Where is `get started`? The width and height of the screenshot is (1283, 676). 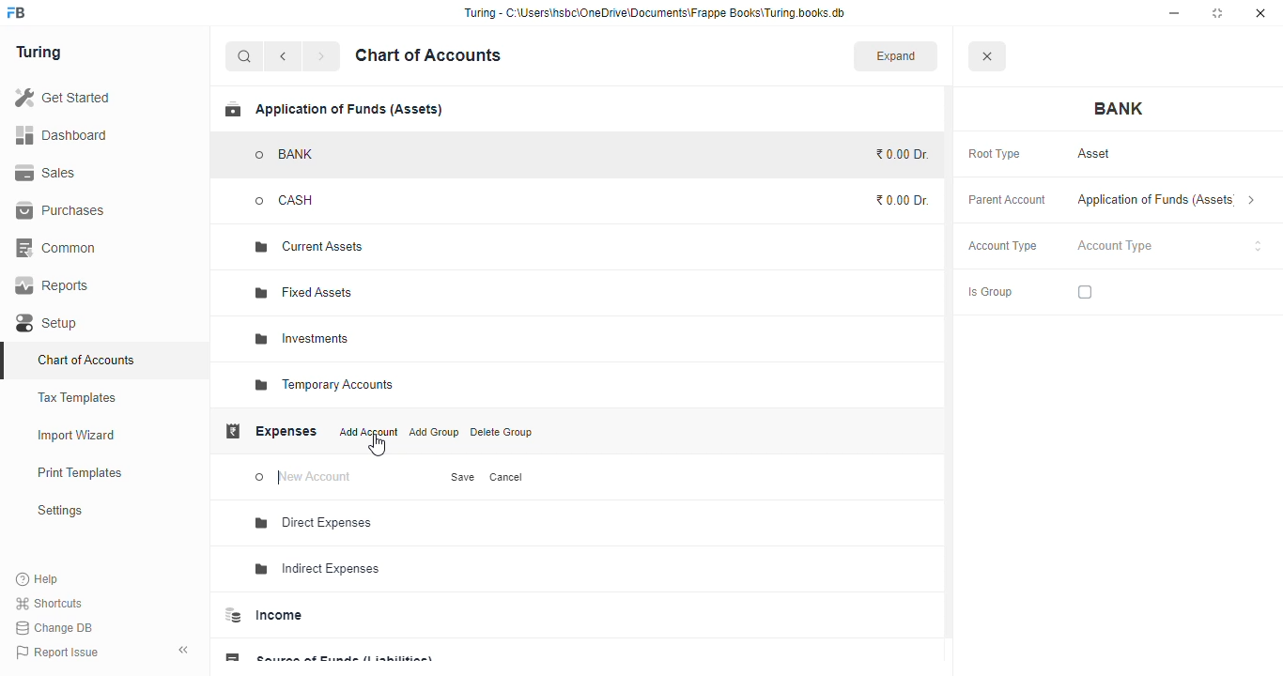 get started is located at coordinates (62, 97).